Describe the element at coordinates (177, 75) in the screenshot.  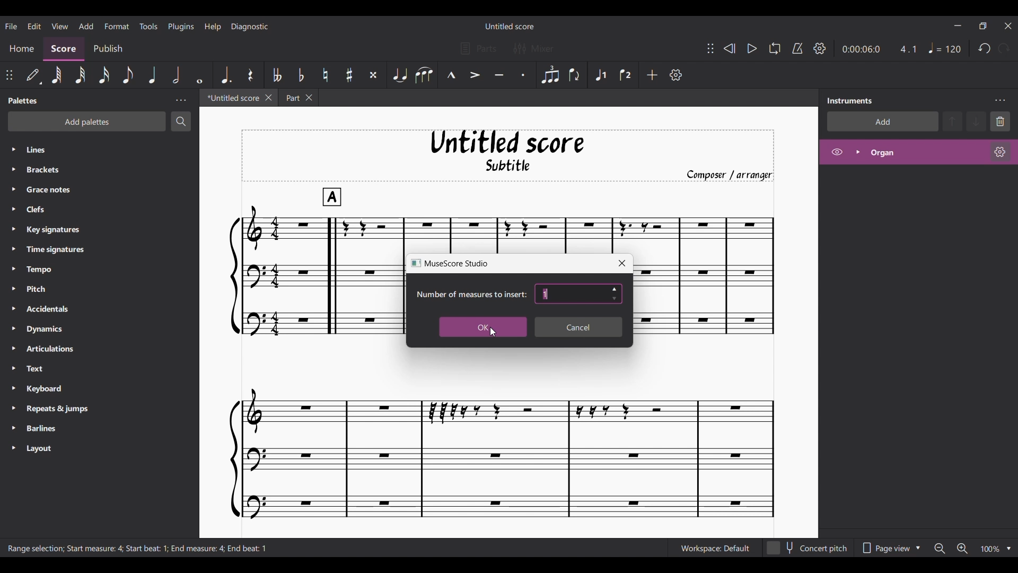
I see `Half note` at that location.